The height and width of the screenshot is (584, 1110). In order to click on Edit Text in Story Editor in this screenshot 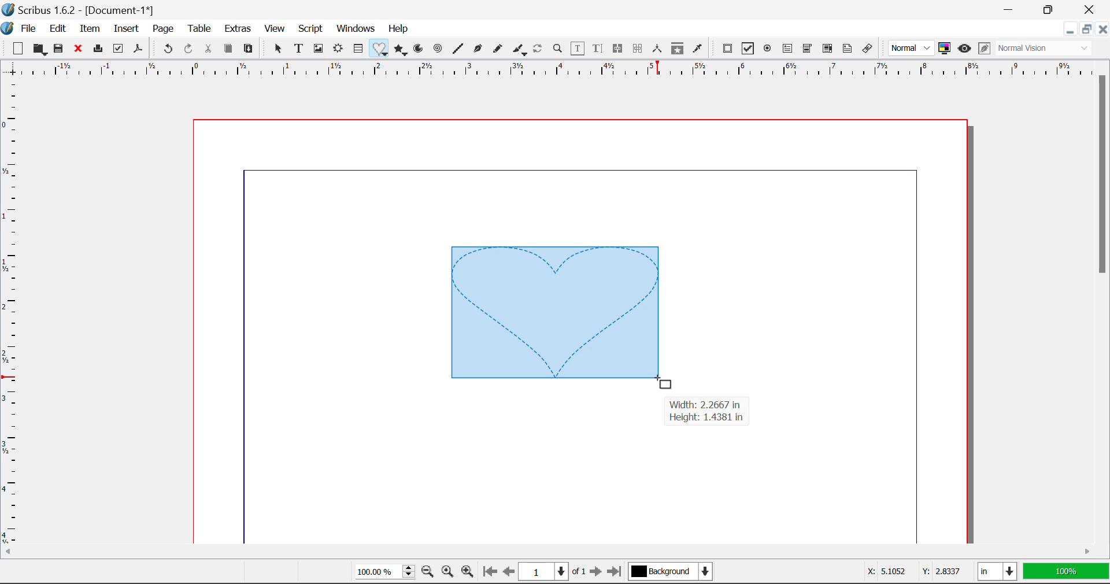, I will do `click(598, 50)`.